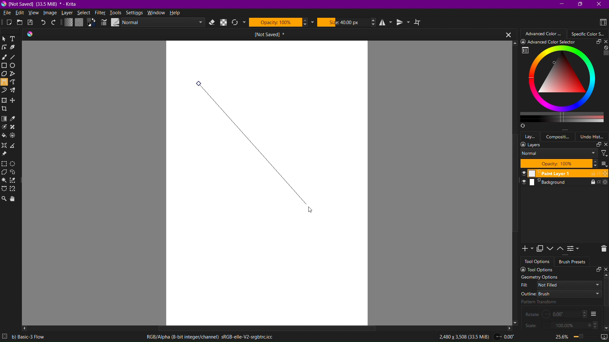 The image size is (609, 342). What do you see at coordinates (559, 154) in the screenshot?
I see `Layer Mode` at bounding box center [559, 154].